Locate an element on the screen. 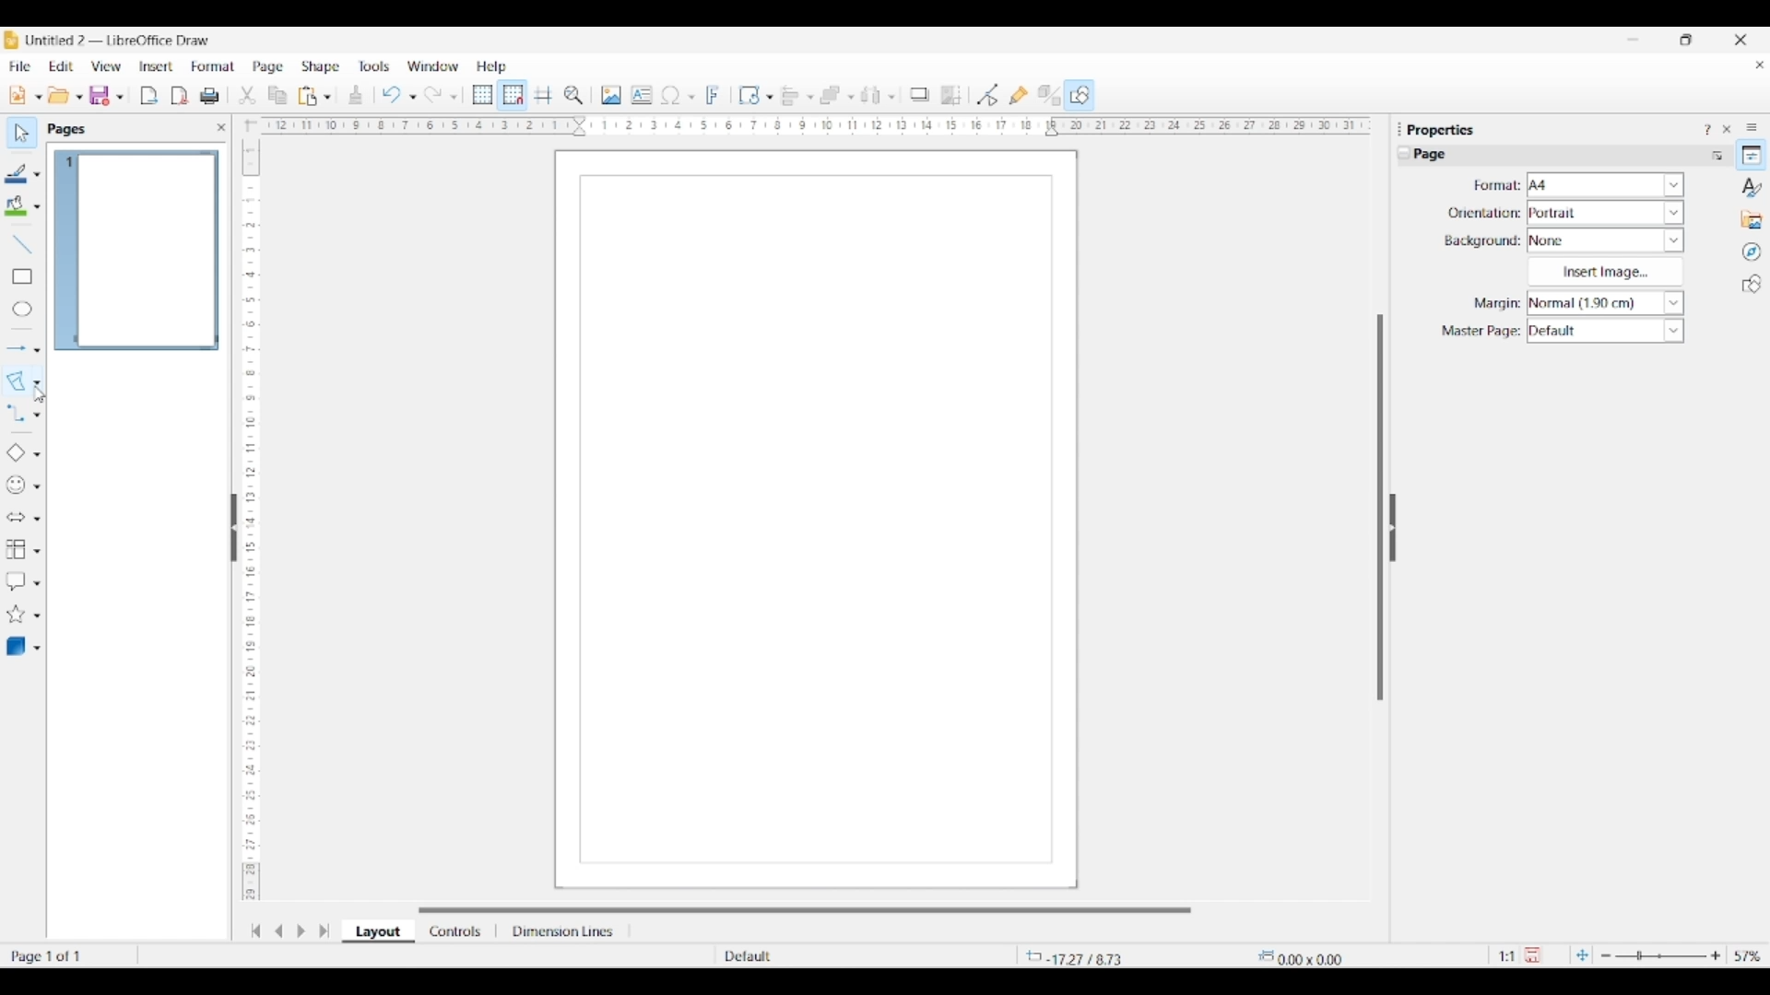 This screenshot has height=995, width=1770. Slide master name is located at coordinates (827, 957).